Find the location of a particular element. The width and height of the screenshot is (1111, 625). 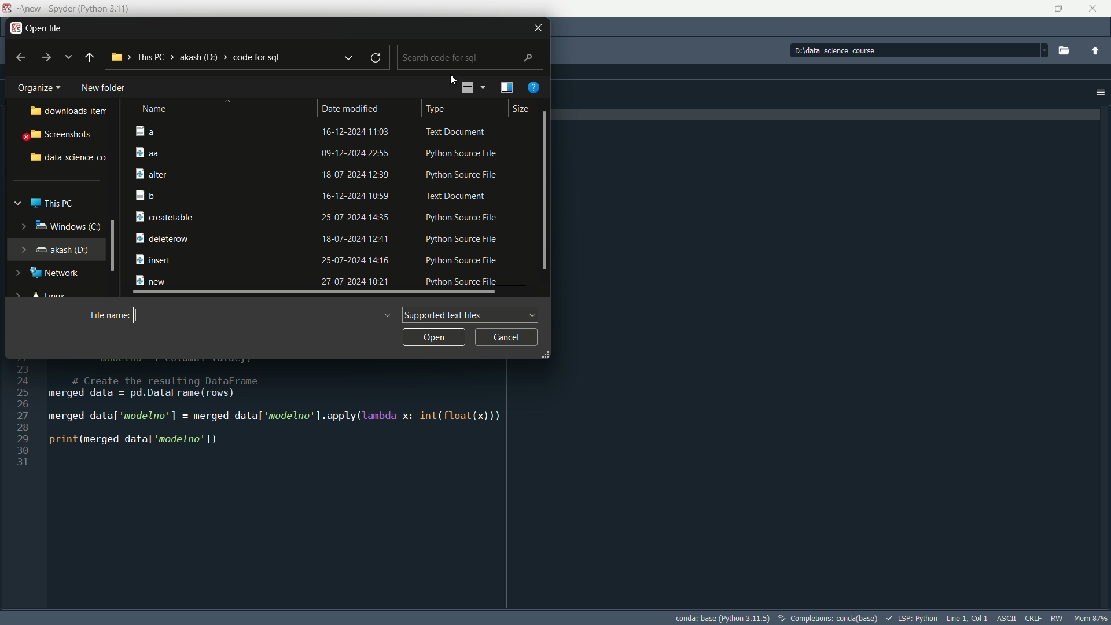

file-8 is located at coordinates (317, 283).